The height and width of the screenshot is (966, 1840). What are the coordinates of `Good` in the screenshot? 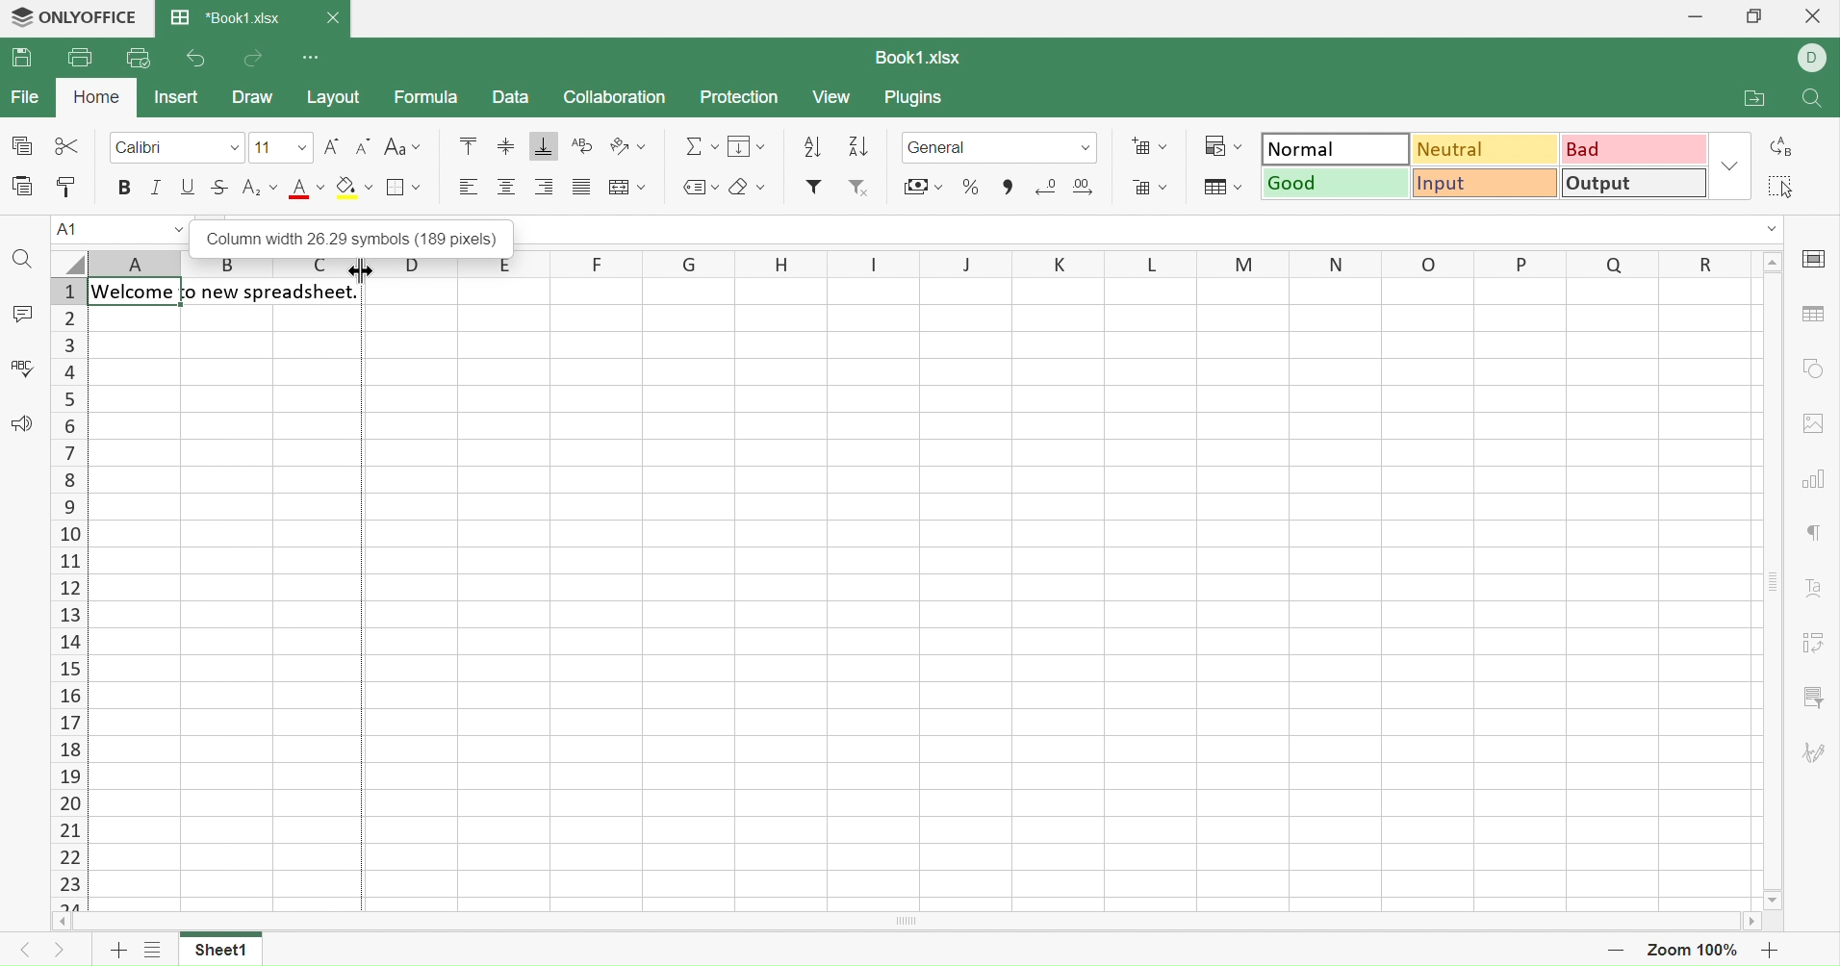 It's located at (1337, 184).